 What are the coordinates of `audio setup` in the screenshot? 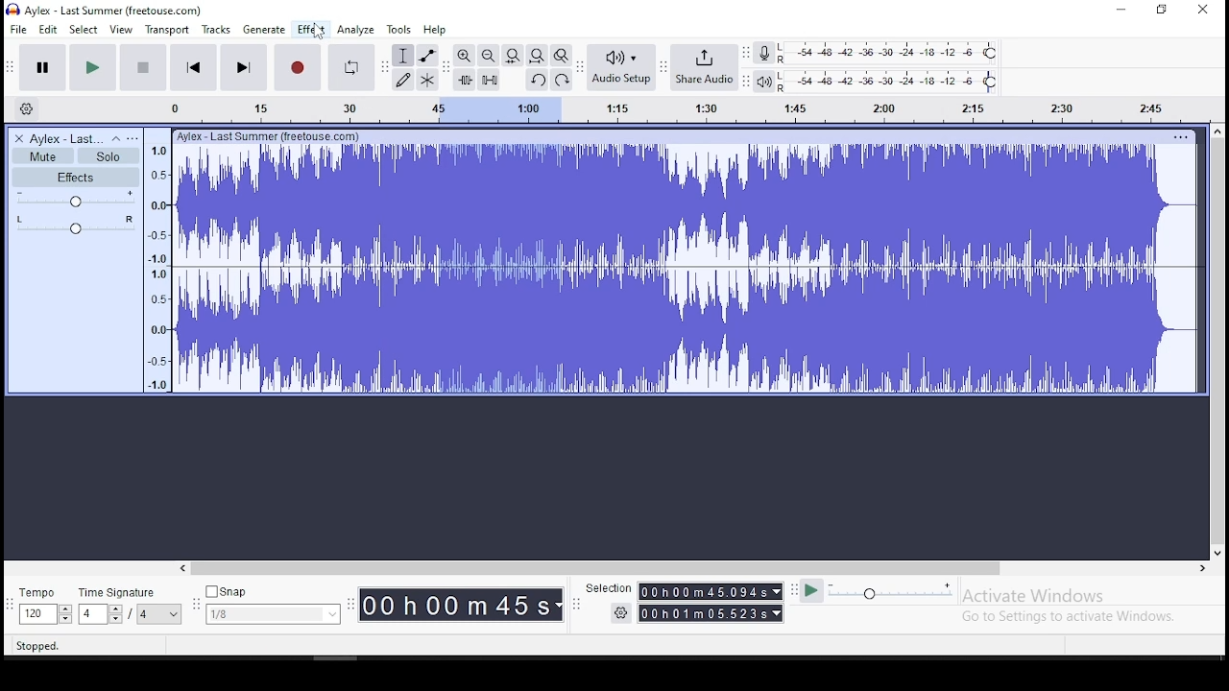 It's located at (622, 67).